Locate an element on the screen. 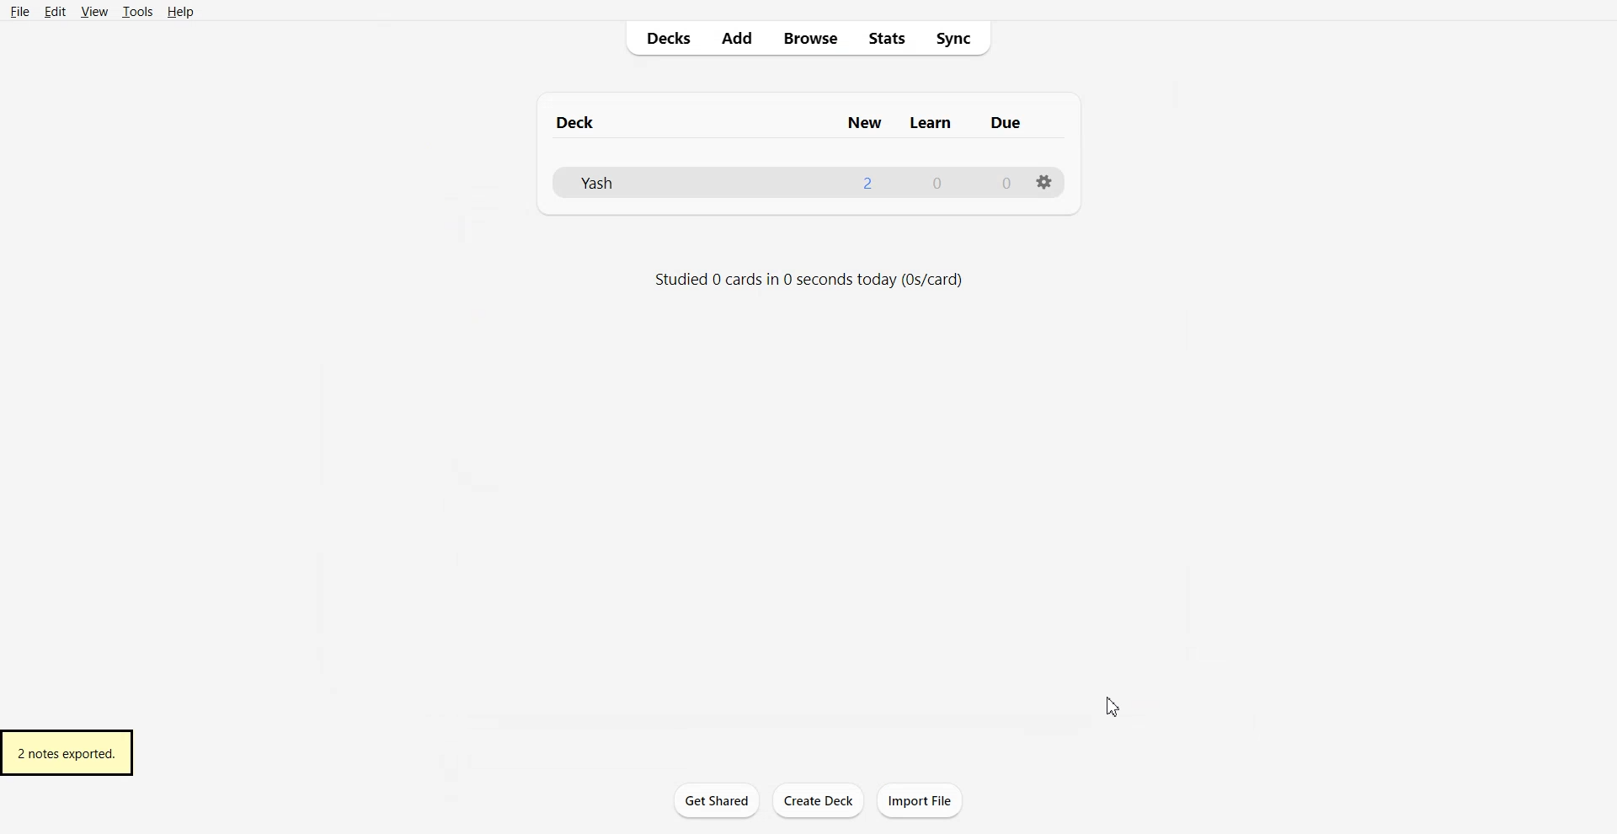 The width and height of the screenshot is (1617, 834). Add is located at coordinates (737, 39).